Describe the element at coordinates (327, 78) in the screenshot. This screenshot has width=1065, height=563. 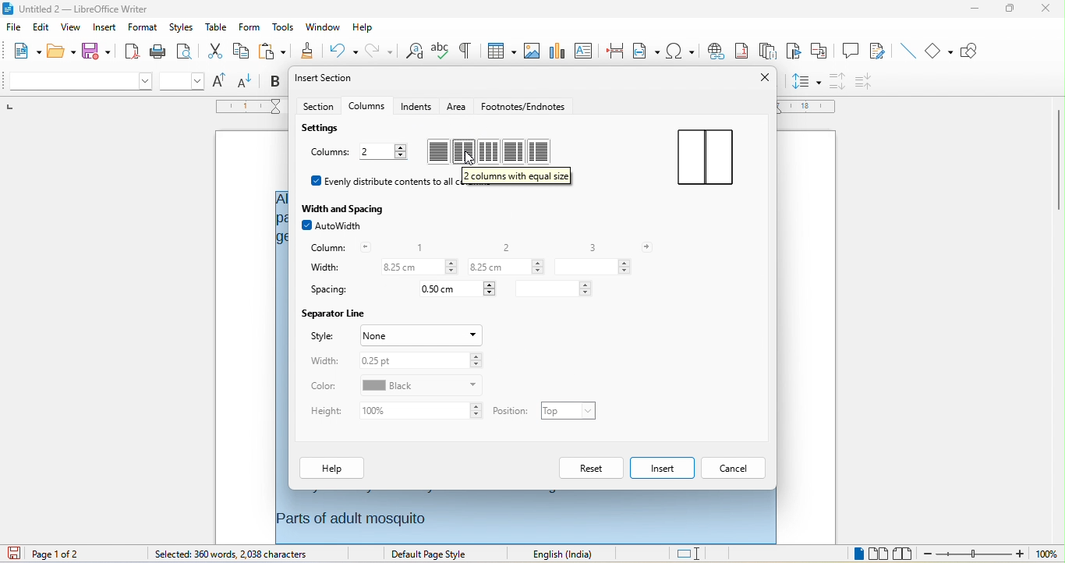
I see `insert section` at that location.